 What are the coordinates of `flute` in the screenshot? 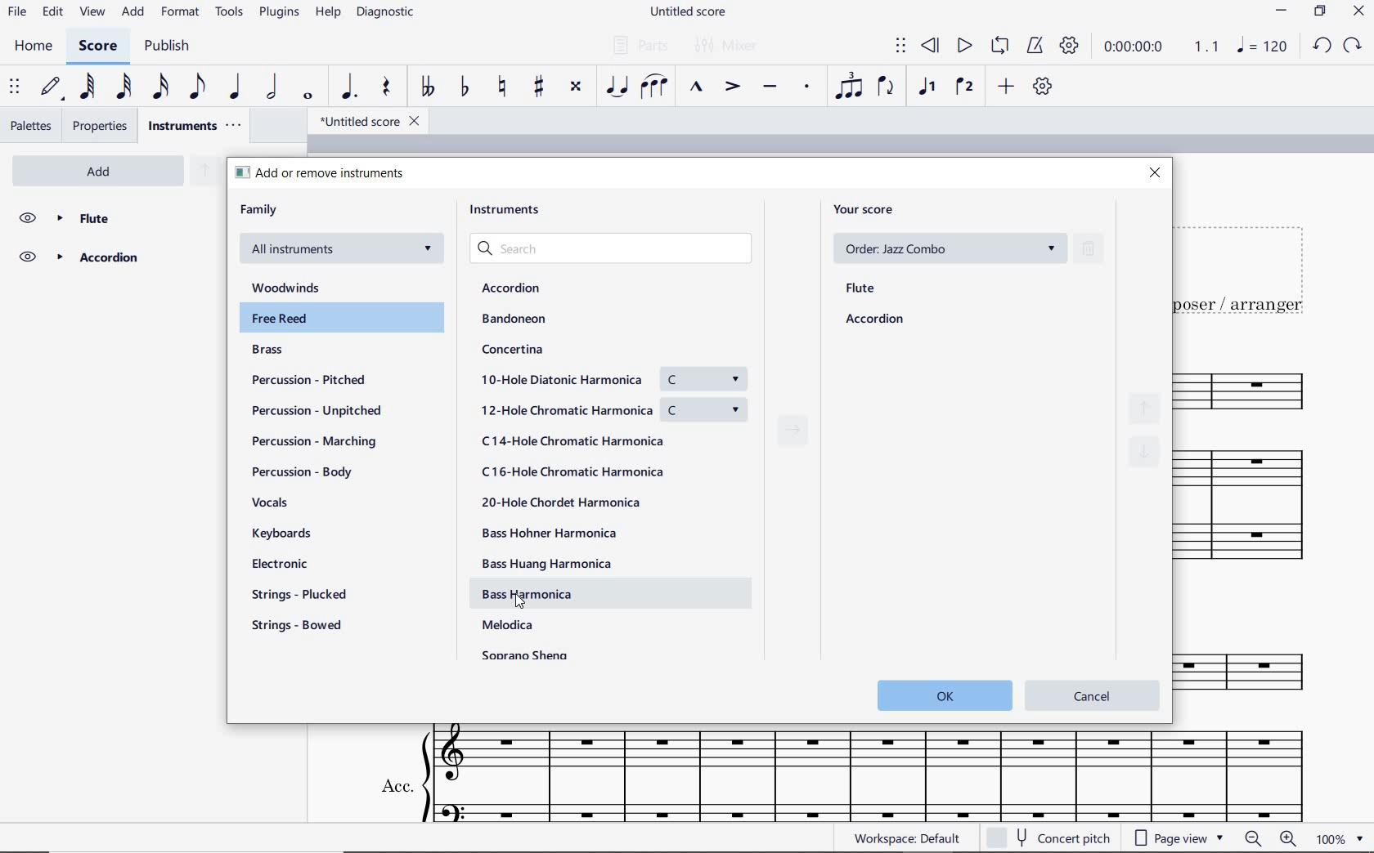 It's located at (114, 217).